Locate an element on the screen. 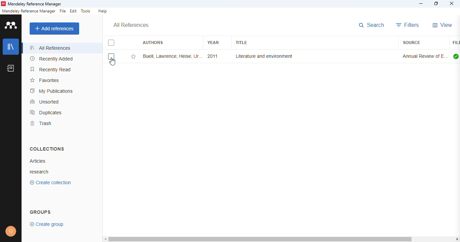 Image resolution: width=460 pixels, height=242 pixels. filters is located at coordinates (408, 25).